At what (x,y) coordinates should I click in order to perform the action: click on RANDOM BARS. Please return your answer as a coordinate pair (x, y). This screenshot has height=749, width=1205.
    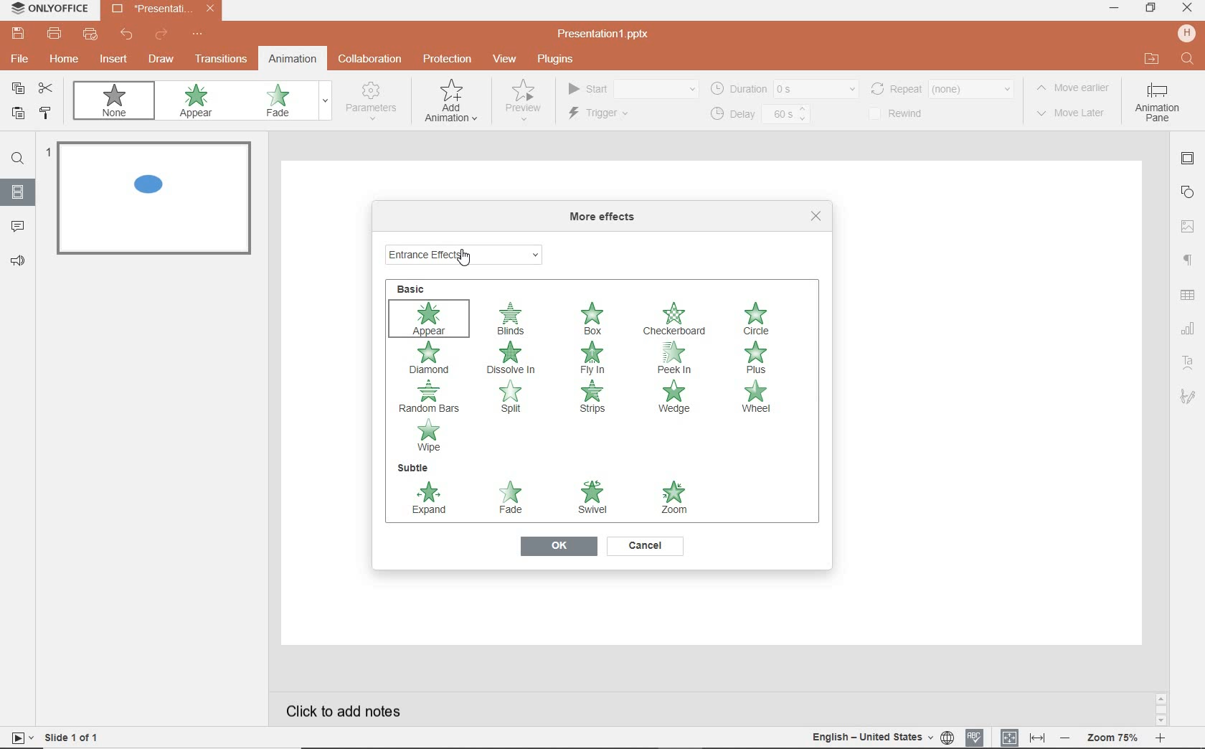
    Looking at the image, I should click on (430, 397).